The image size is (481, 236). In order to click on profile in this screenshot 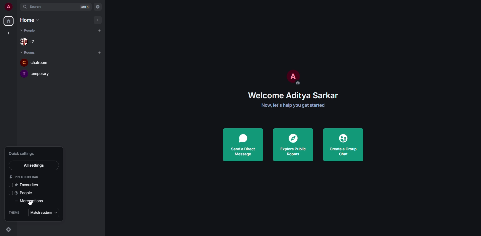, I will do `click(293, 76)`.